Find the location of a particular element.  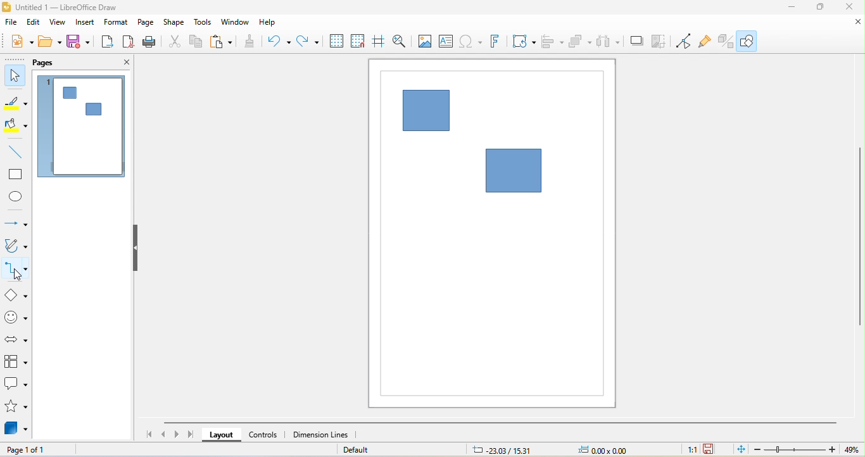

print is located at coordinates (150, 43).